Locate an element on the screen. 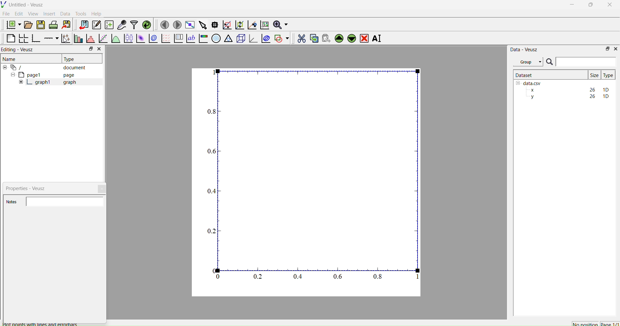 The height and width of the screenshot is (326, 620). Data - Veusz is located at coordinates (524, 49).